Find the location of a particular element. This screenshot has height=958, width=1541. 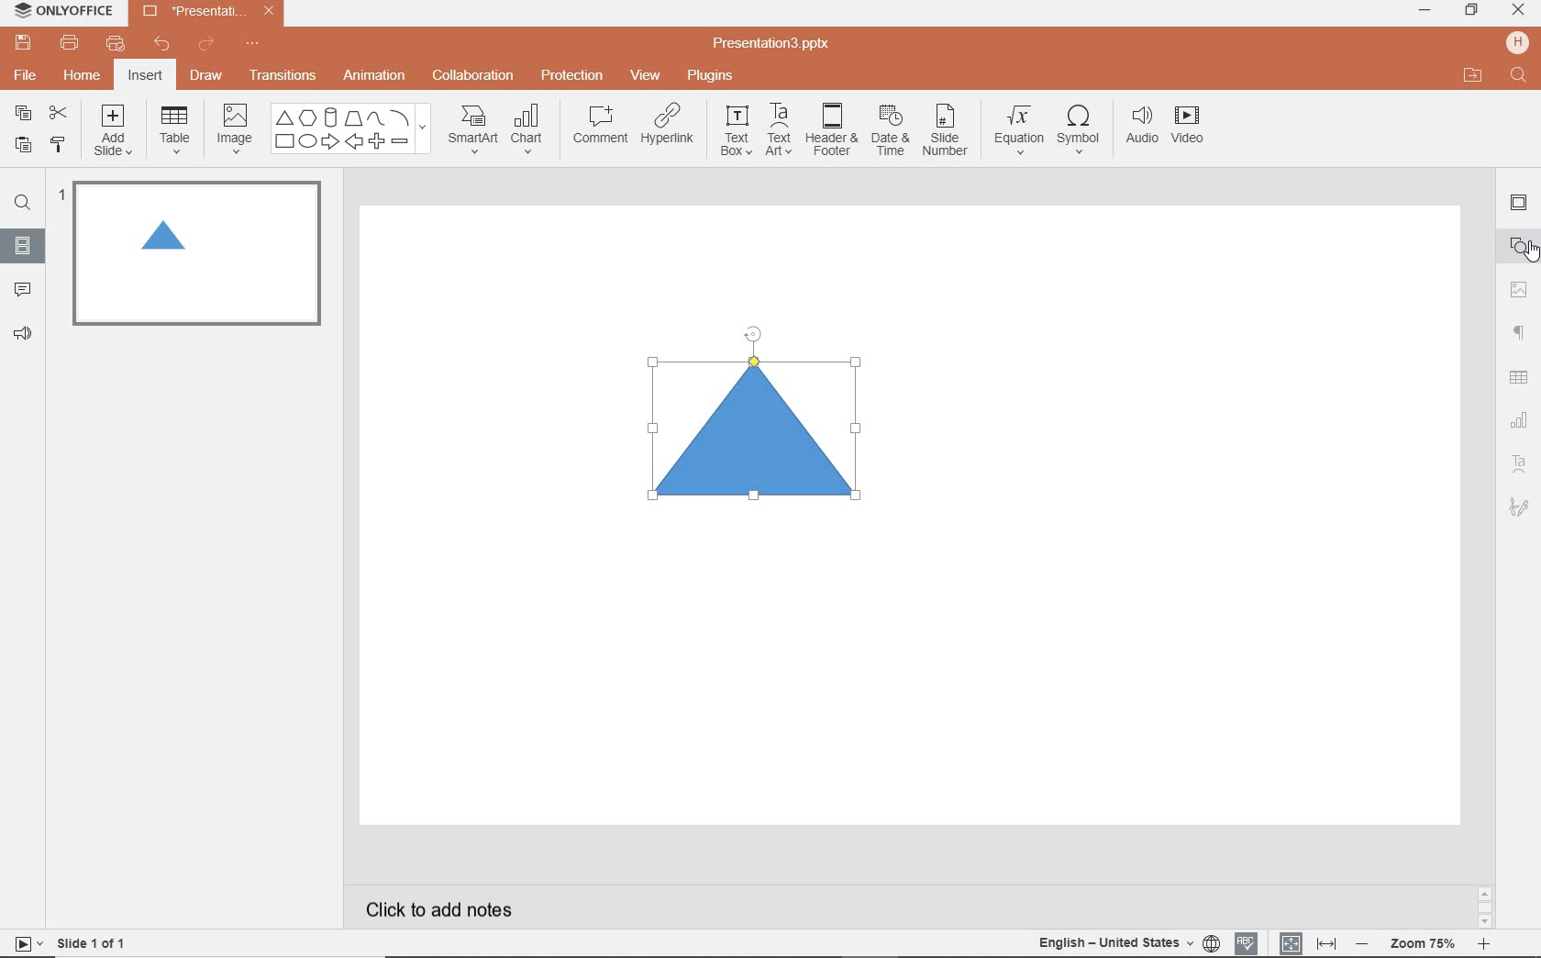

ANIMATION is located at coordinates (373, 77).